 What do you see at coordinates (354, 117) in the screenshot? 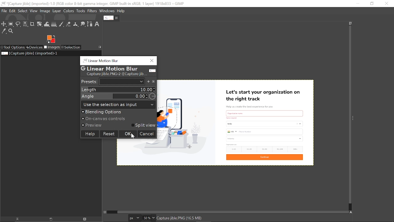
I see `Sidebar menu` at bounding box center [354, 117].